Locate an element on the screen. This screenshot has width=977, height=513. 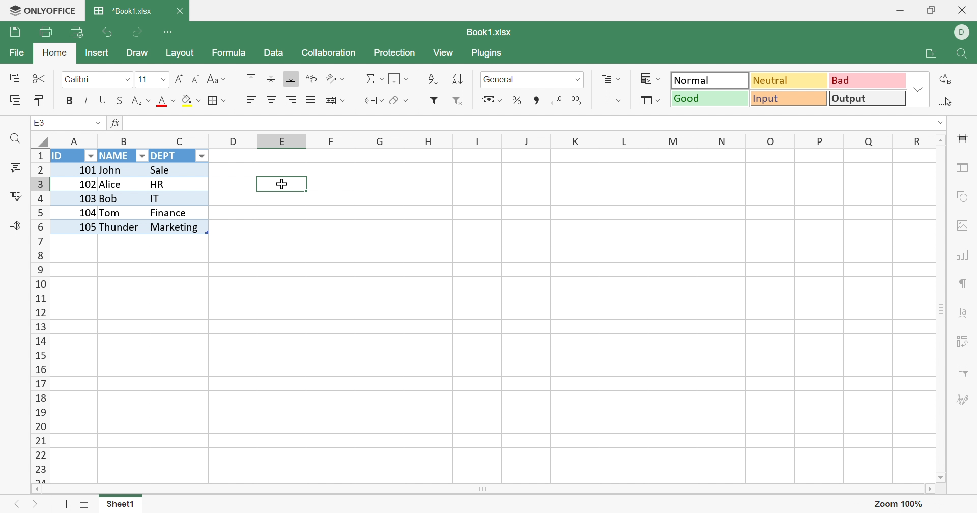
Orientation is located at coordinates (334, 78).